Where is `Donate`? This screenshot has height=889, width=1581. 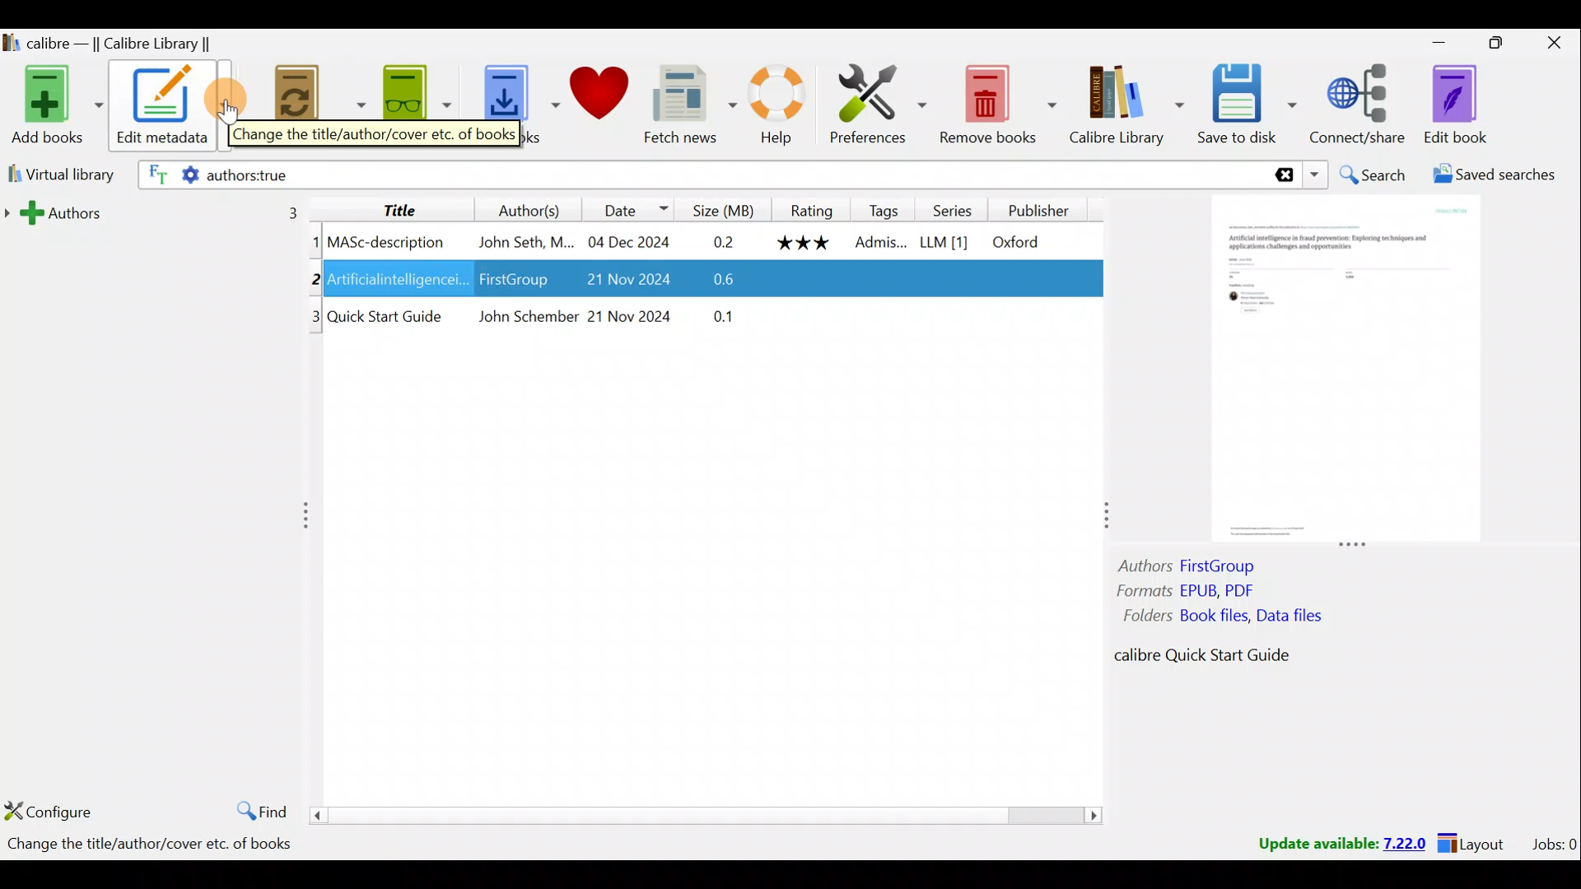 Donate is located at coordinates (592, 101).